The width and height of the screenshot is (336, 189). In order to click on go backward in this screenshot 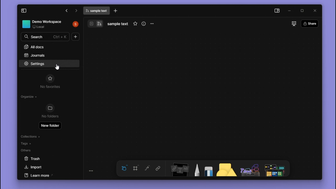, I will do `click(77, 11)`.